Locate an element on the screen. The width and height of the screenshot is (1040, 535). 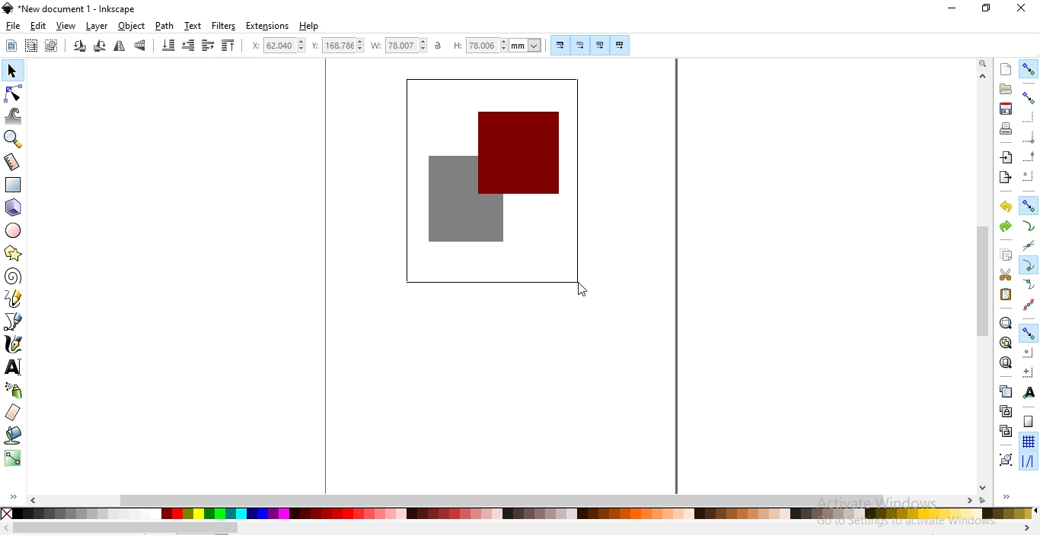
snap nodes, paths and headlines is located at coordinates (1029, 205).